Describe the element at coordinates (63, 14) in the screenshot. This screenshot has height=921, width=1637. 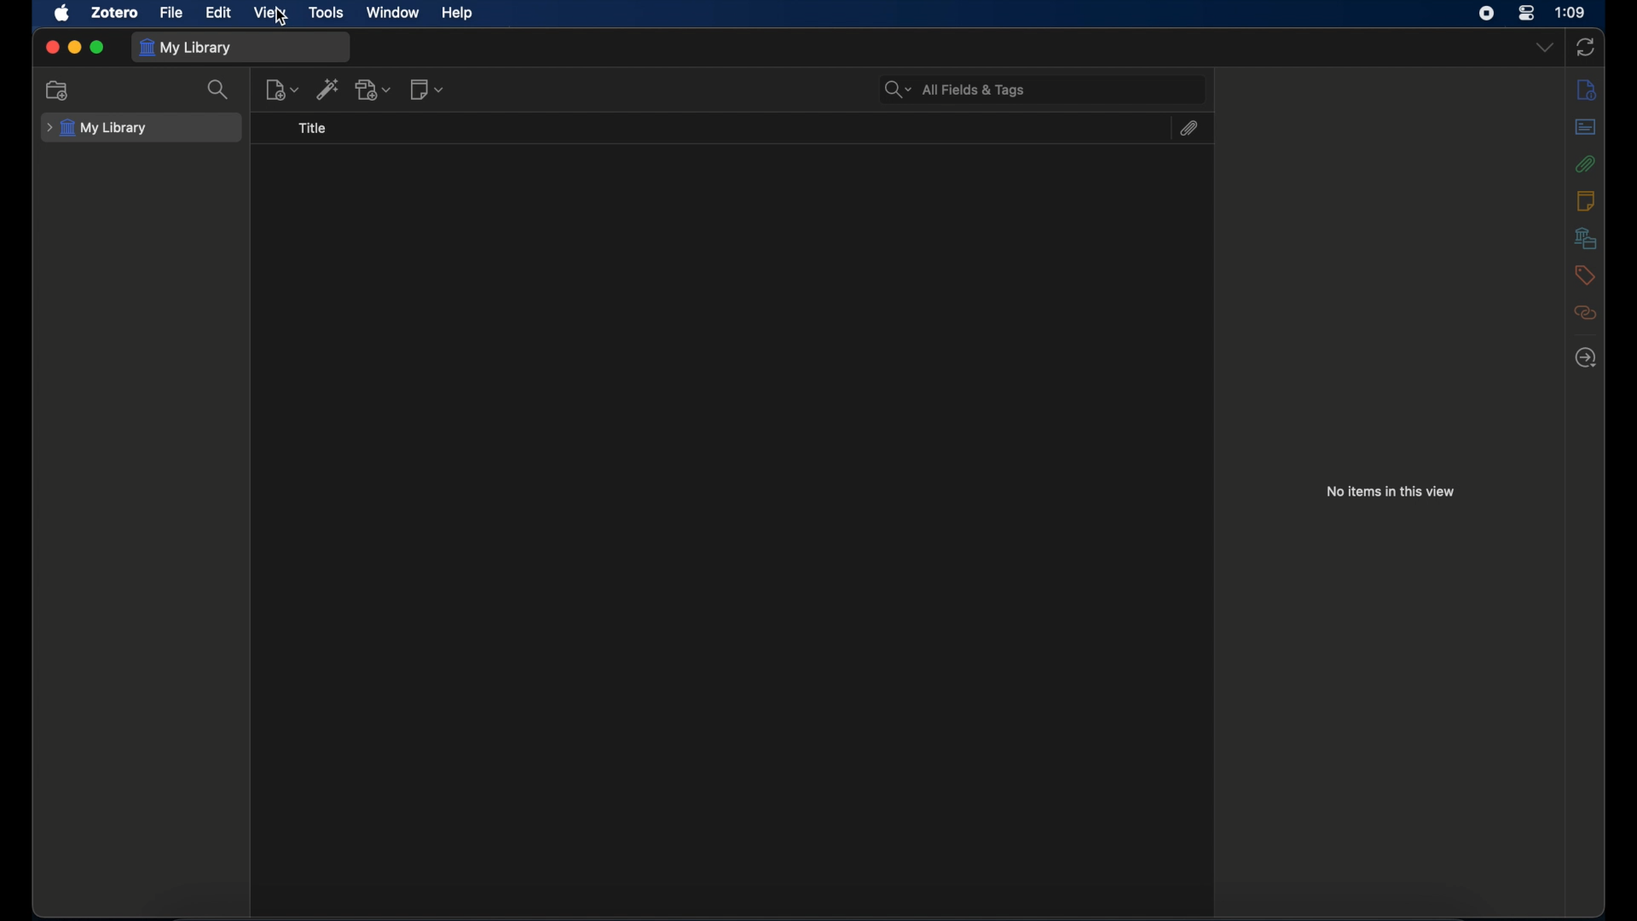
I see `apple` at that location.